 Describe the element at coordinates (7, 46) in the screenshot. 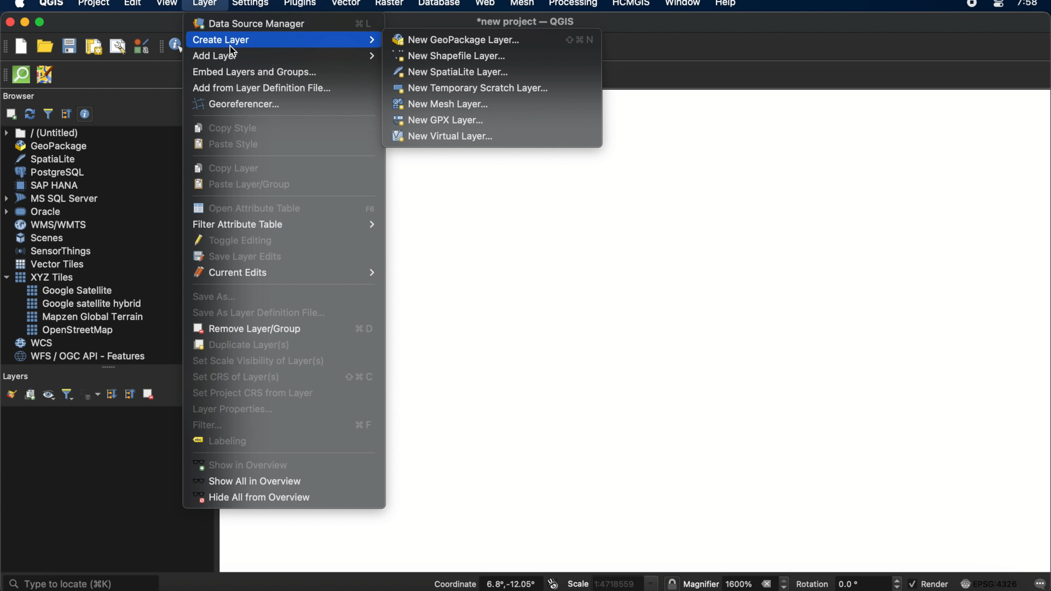

I see `project toolbar` at that location.